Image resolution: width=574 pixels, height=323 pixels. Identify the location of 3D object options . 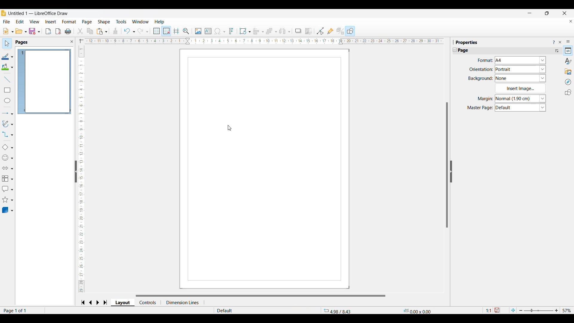
(8, 210).